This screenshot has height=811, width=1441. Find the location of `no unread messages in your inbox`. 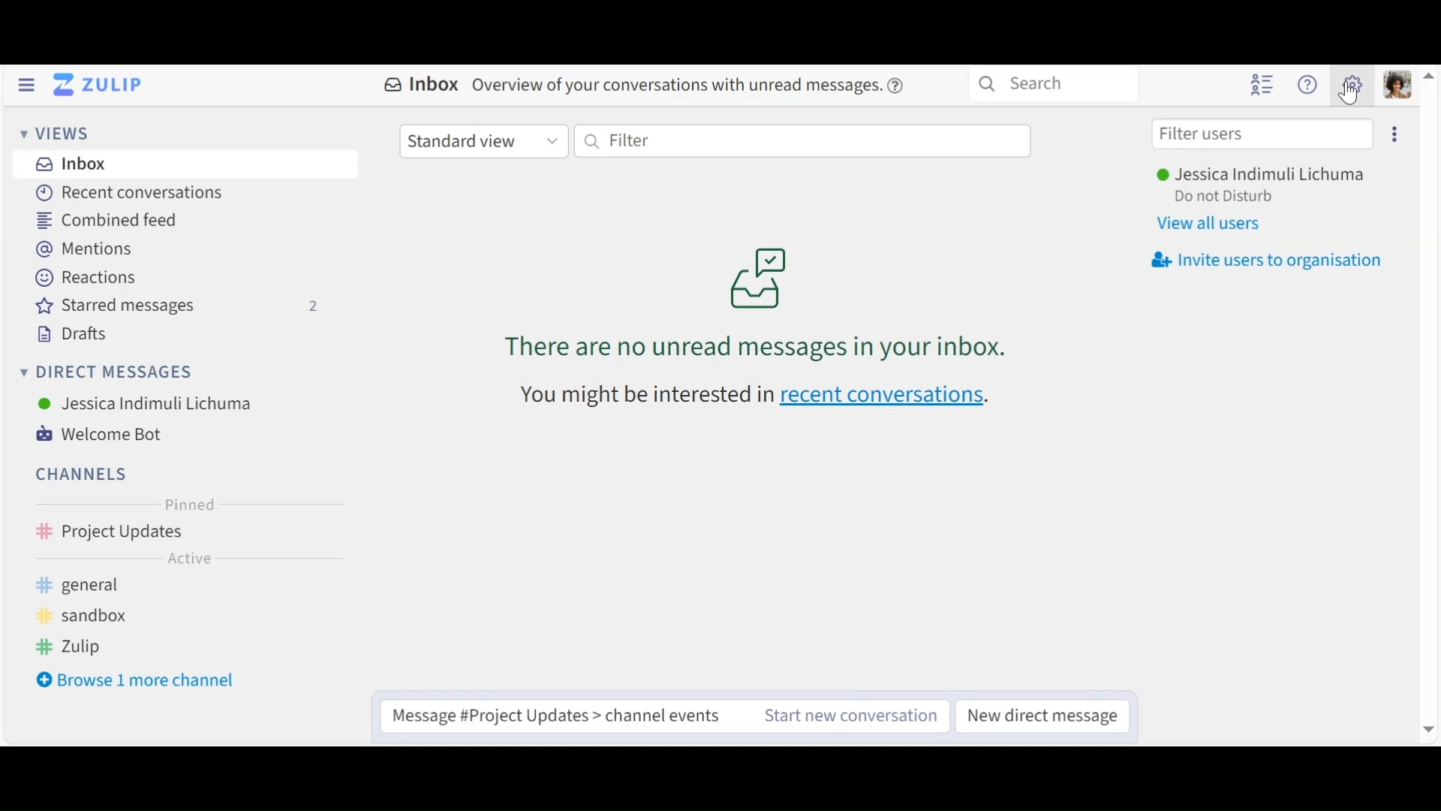

no unread messages in your inbox is located at coordinates (776, 288).